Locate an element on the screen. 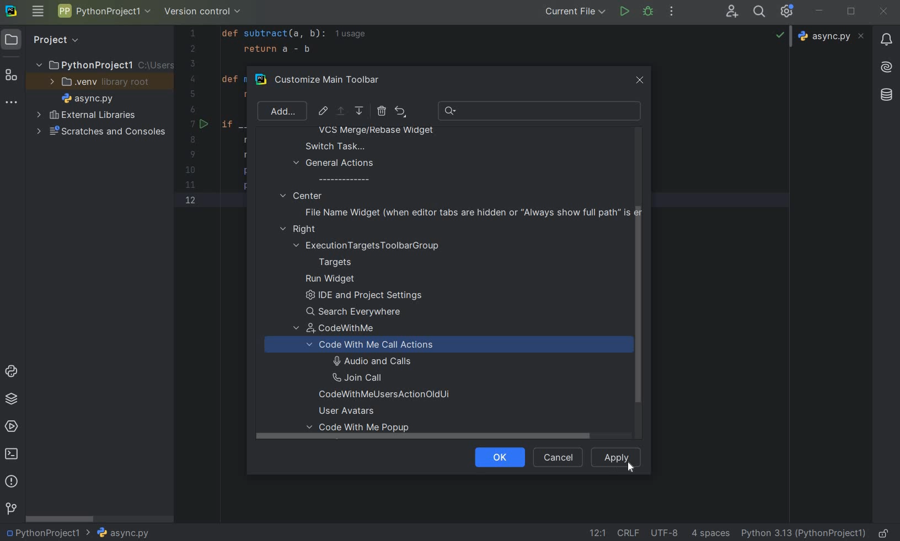 Image resolution: width=900 pixels, height=541 pixels. PROJECT NAME is located at coordinates (104, 13).